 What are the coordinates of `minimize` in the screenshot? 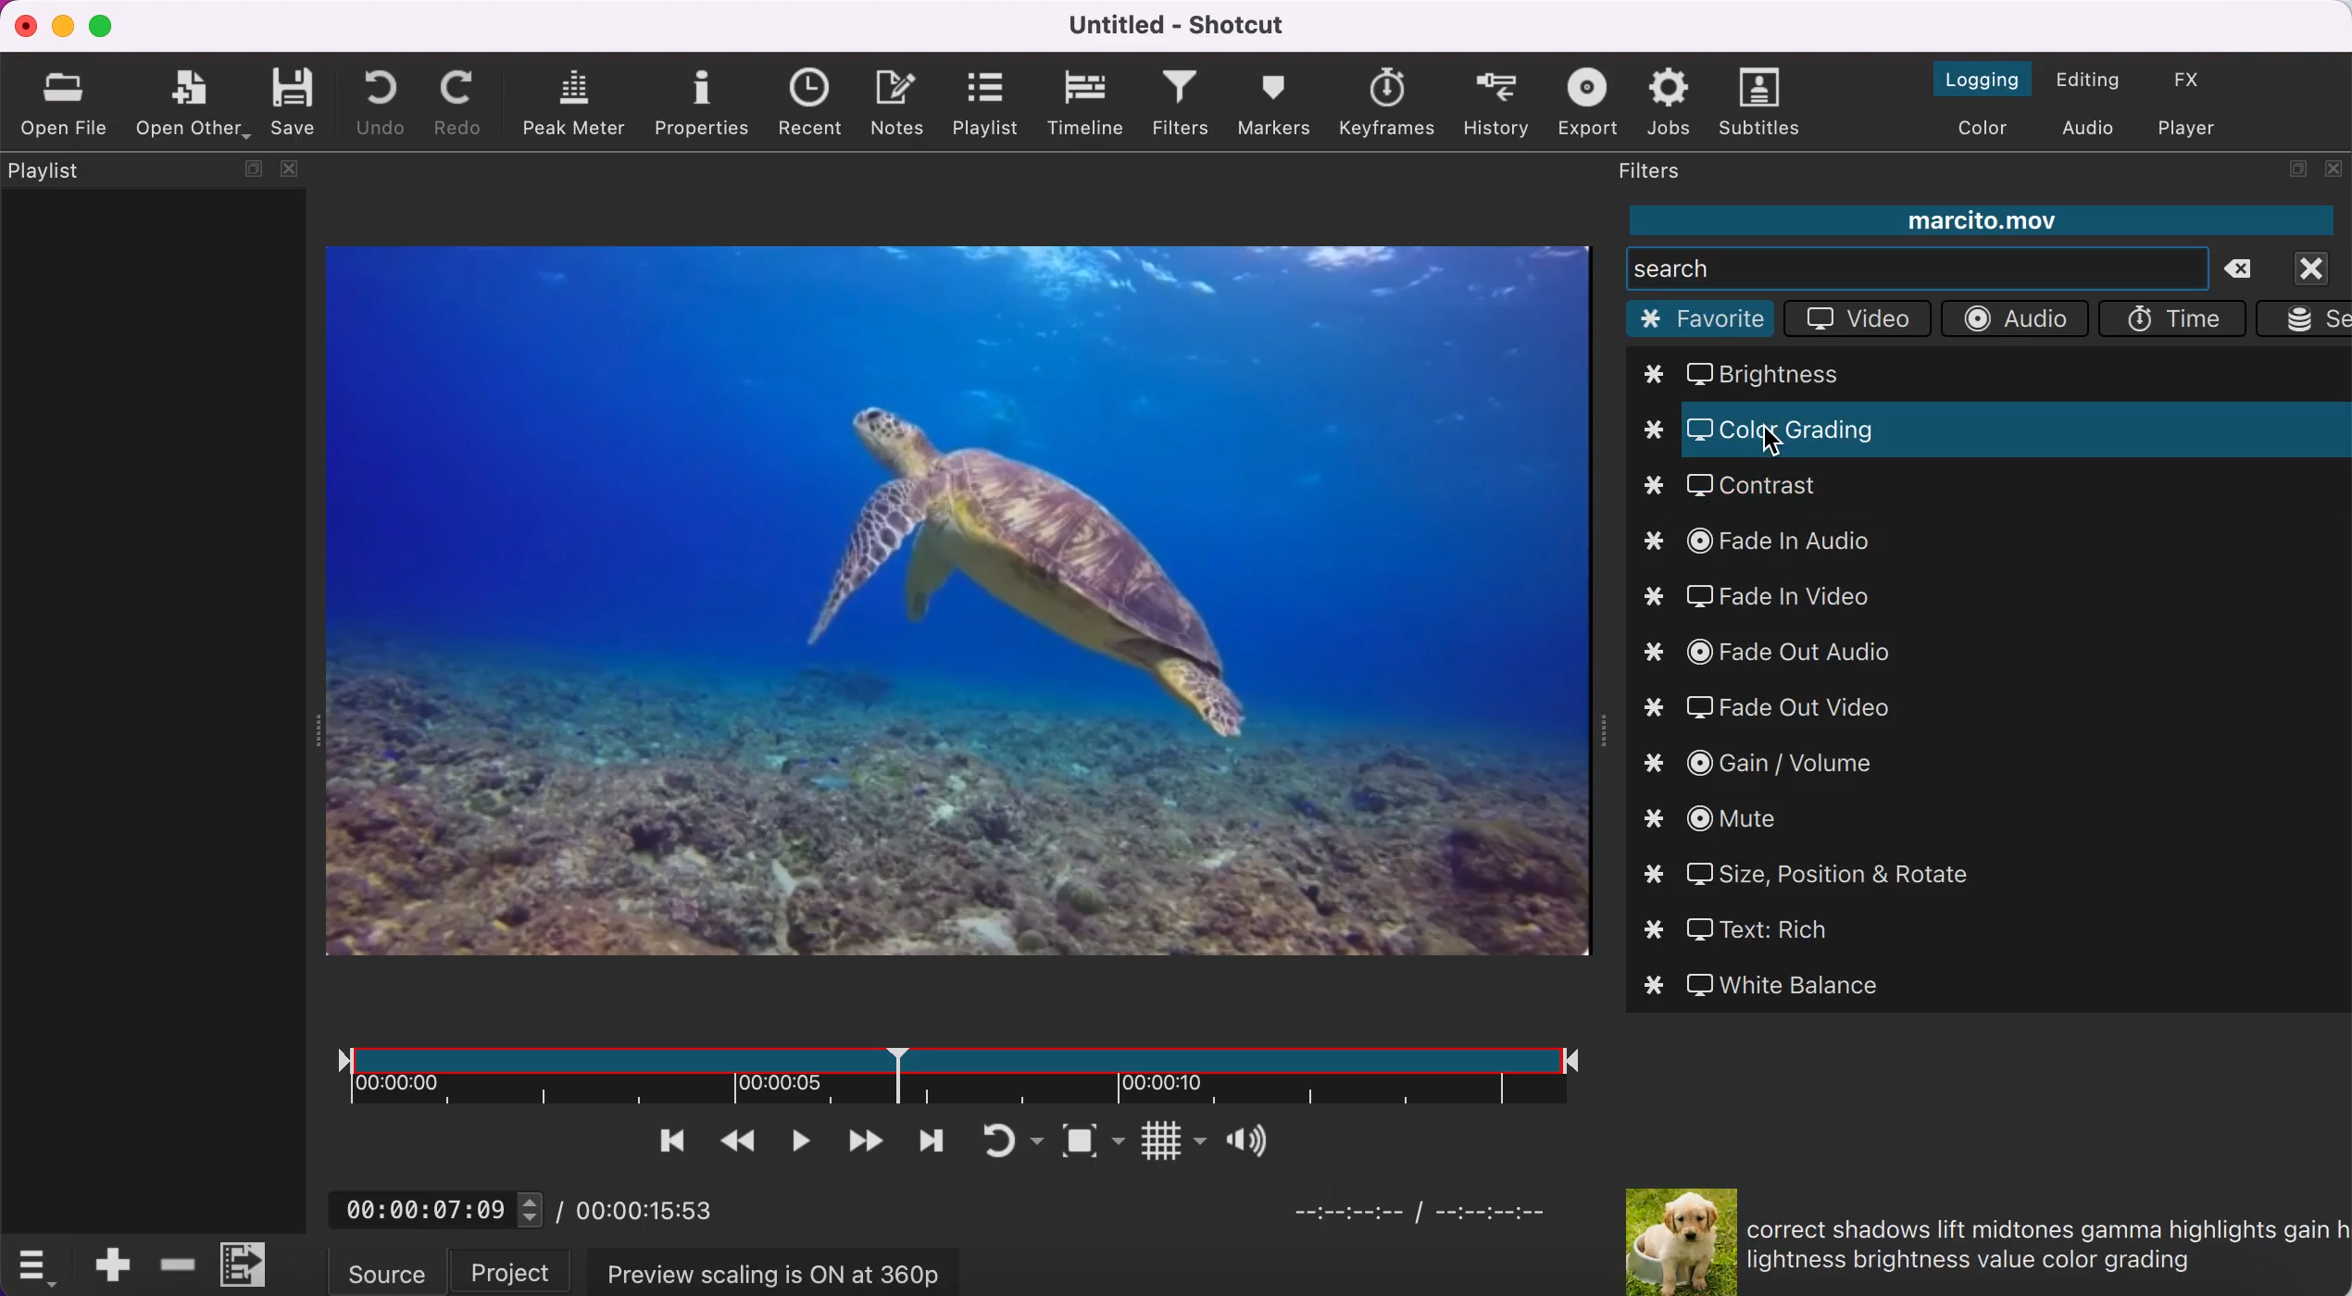 It's located at (63, 25).